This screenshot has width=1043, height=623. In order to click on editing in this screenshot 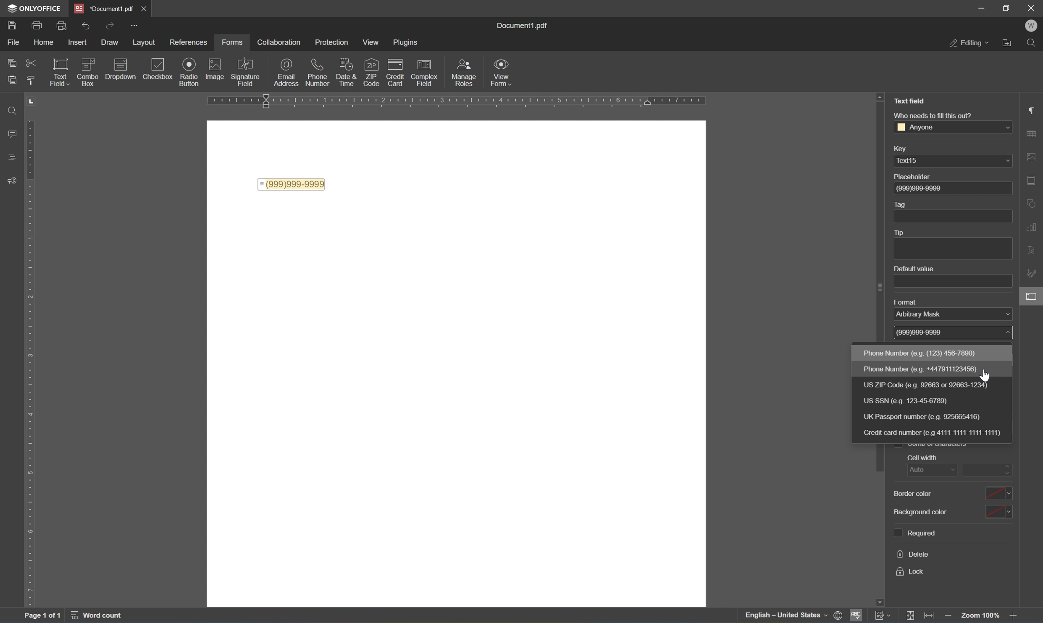, I will do `click(969, 43)`.